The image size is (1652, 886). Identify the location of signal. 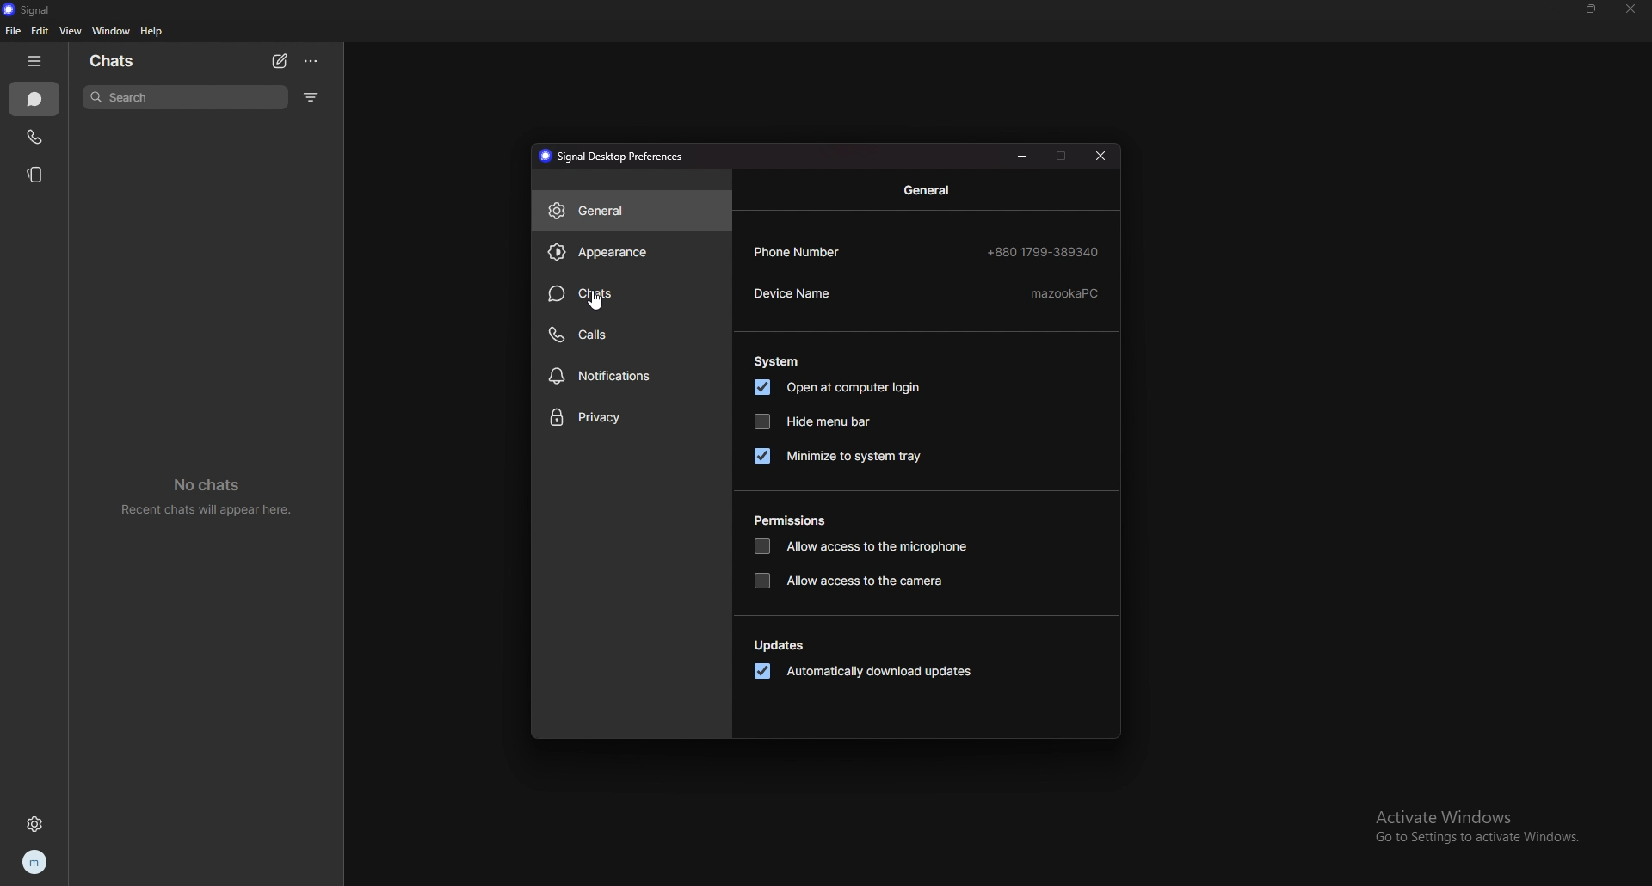
(38, 9).